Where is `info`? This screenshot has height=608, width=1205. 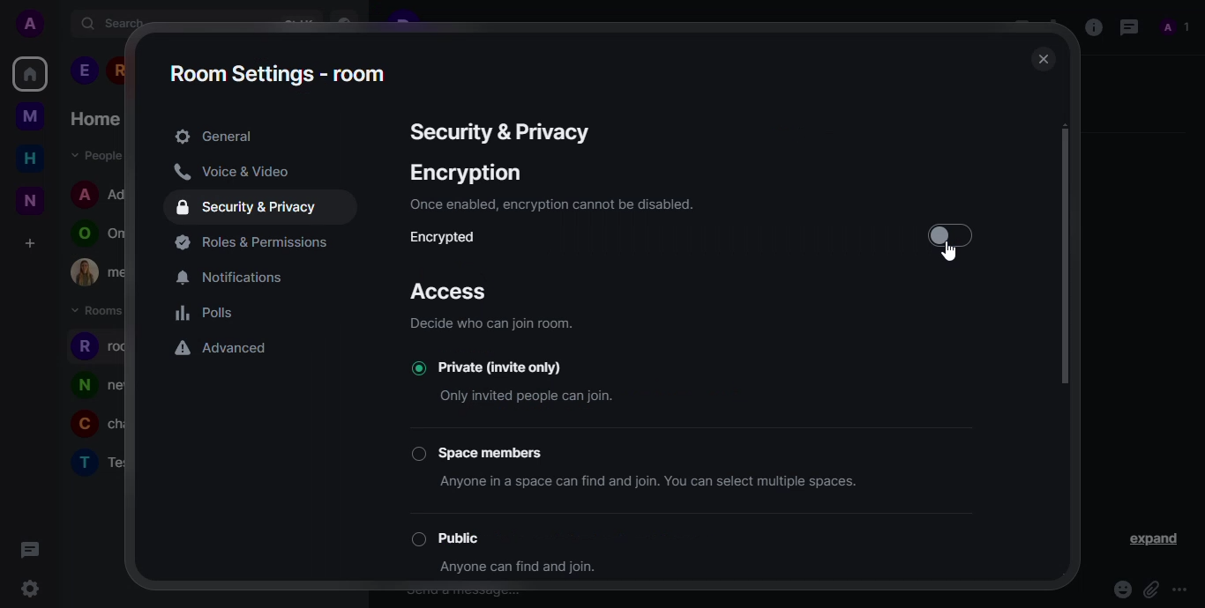 info is located at coordinates (490, 324).